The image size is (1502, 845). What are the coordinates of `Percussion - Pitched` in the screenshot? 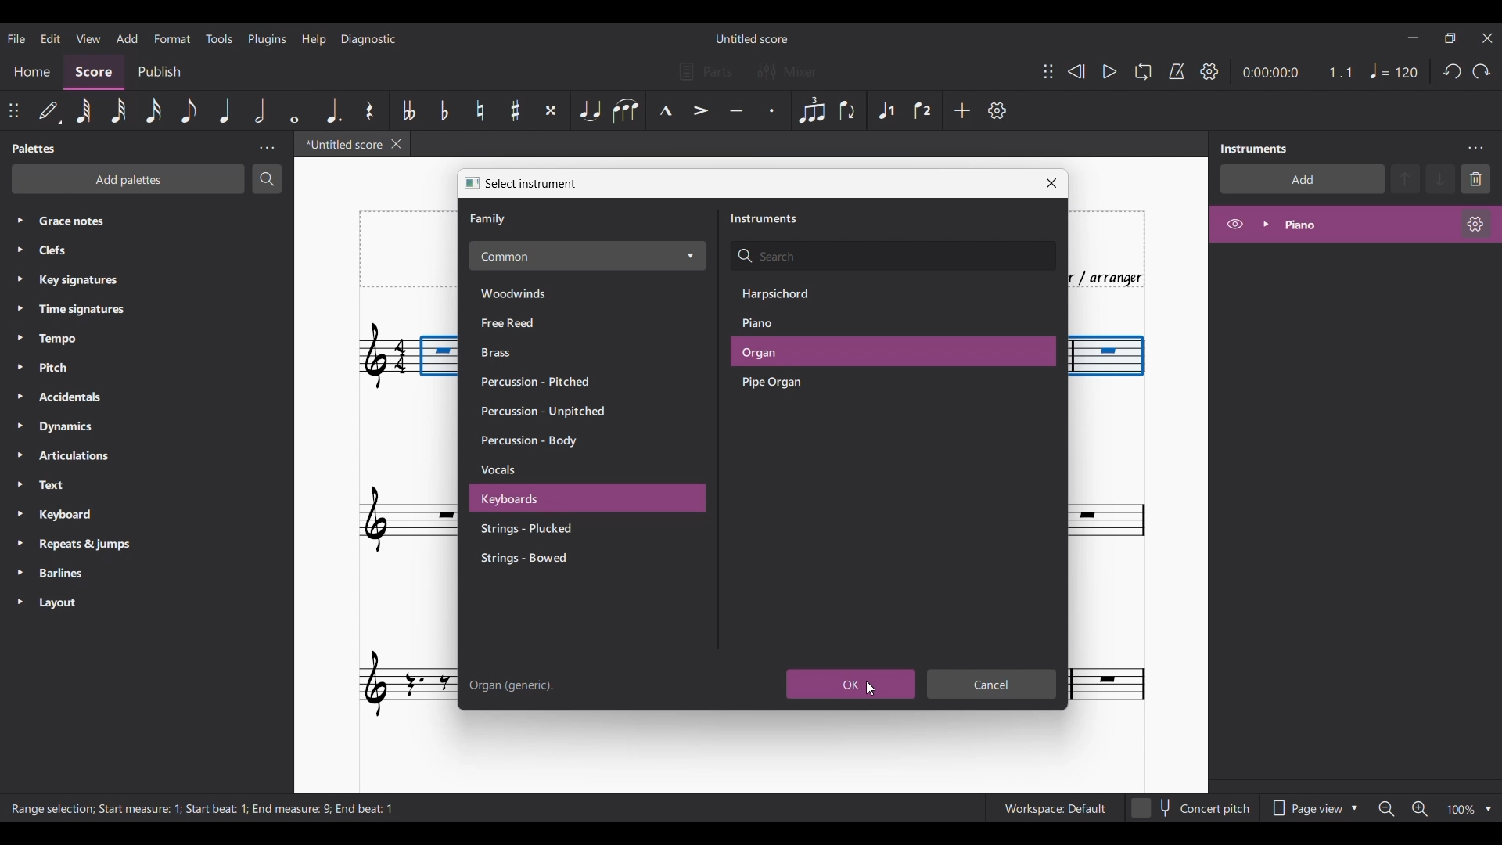 It's located at (540, 381).